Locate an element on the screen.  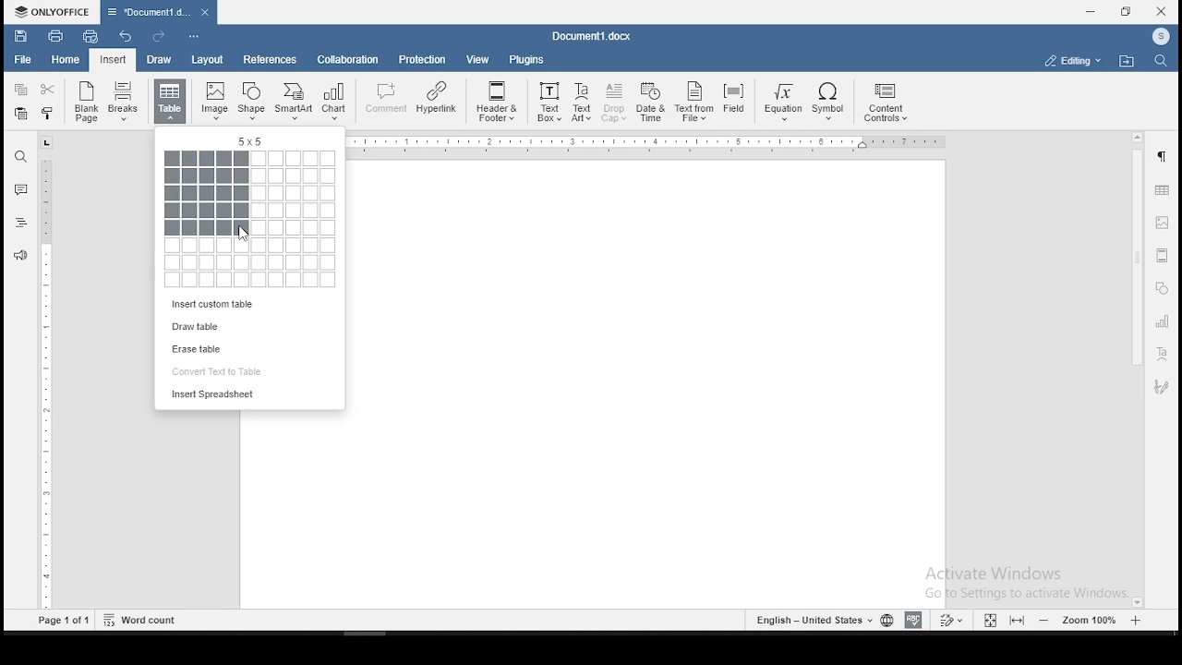
protection is located at coordinates (424, 59).